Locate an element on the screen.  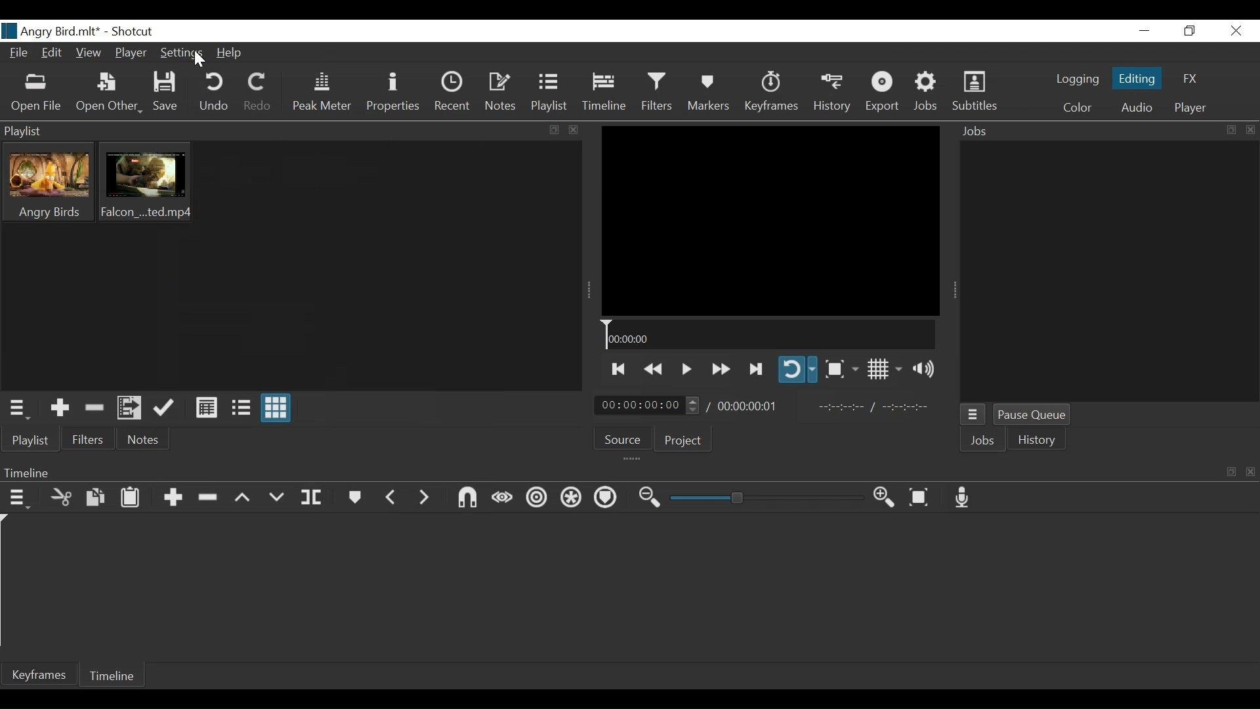
Color is located at coordinates (1078, 108).